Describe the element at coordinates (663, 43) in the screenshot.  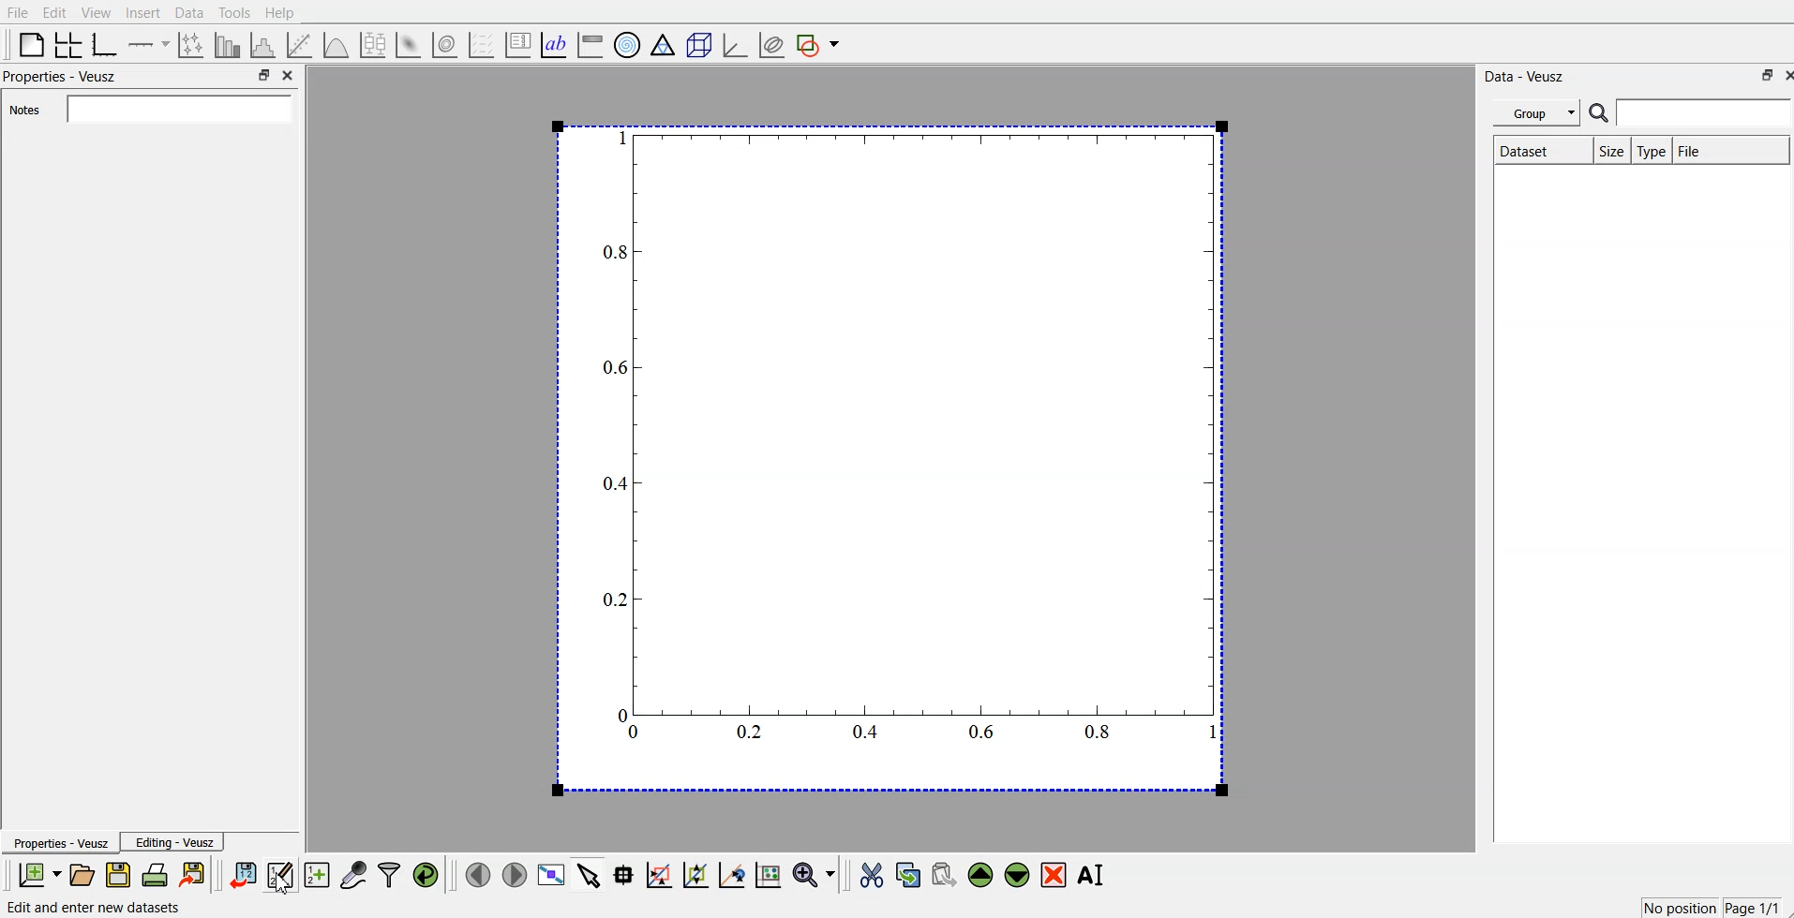
I see `ternary graph` at that location.